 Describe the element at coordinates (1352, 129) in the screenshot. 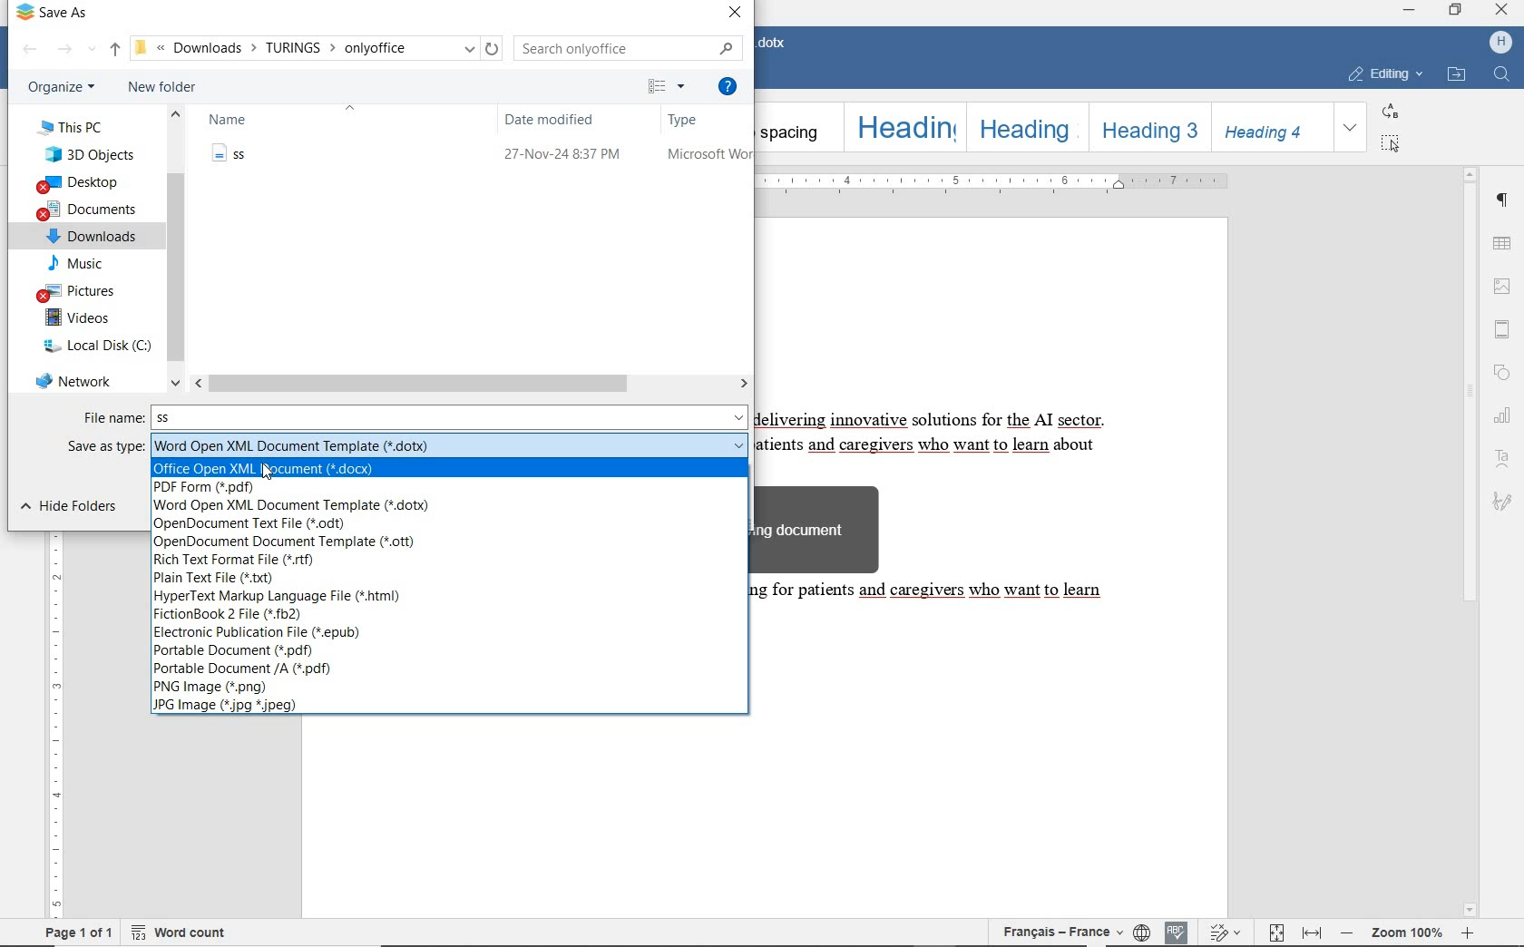

I see `EXPAND` at that location.